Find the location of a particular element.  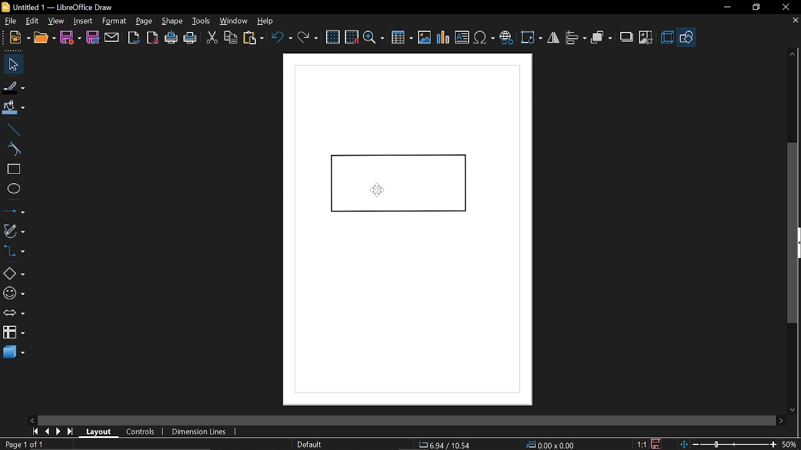

Current page (Page 1 of 1) is located at coordinates (23, 444).